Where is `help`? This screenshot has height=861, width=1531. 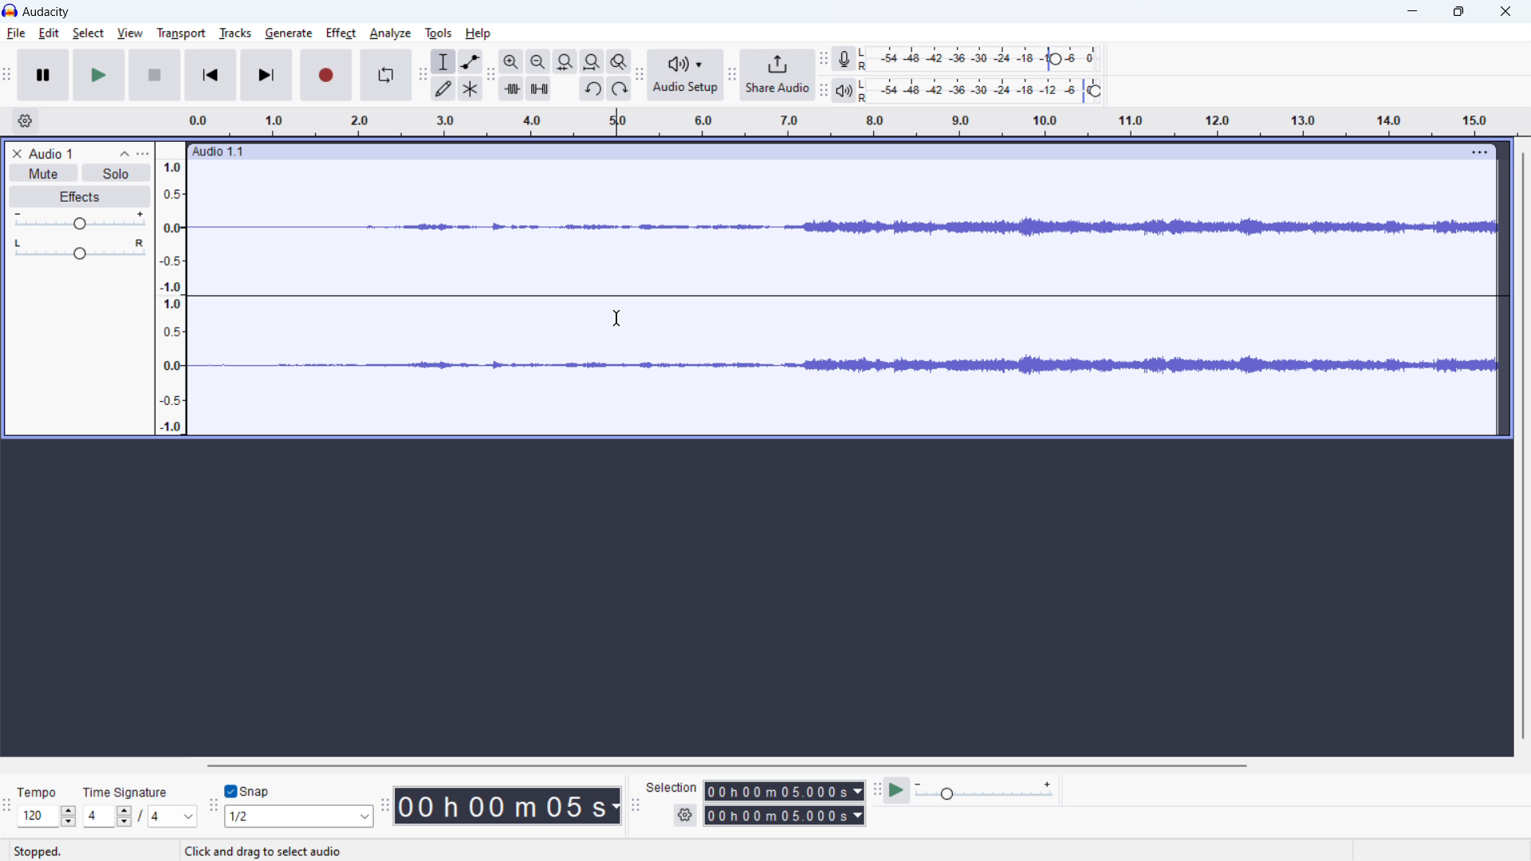 help is located at coordinates (479, 33).